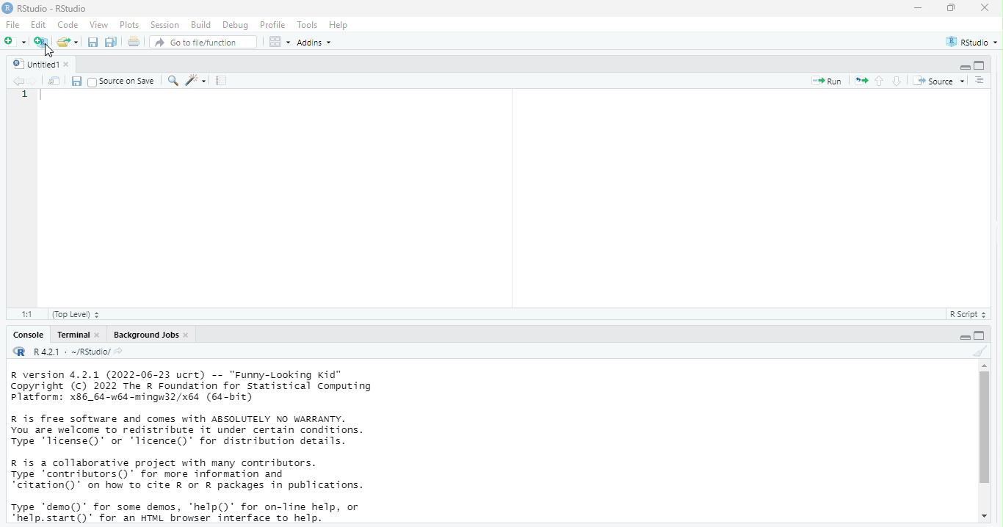  I want to click on Background jobs, so click(144, 335).